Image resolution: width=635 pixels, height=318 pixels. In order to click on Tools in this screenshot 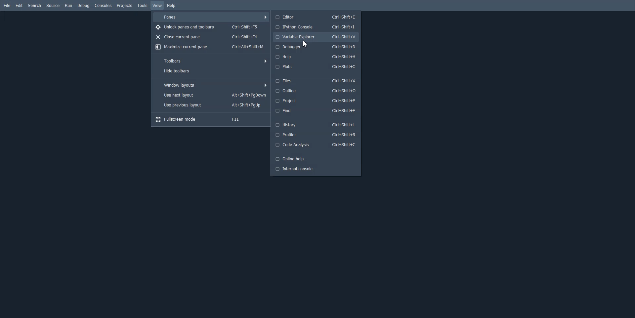, I will do `click(142, 5)`.